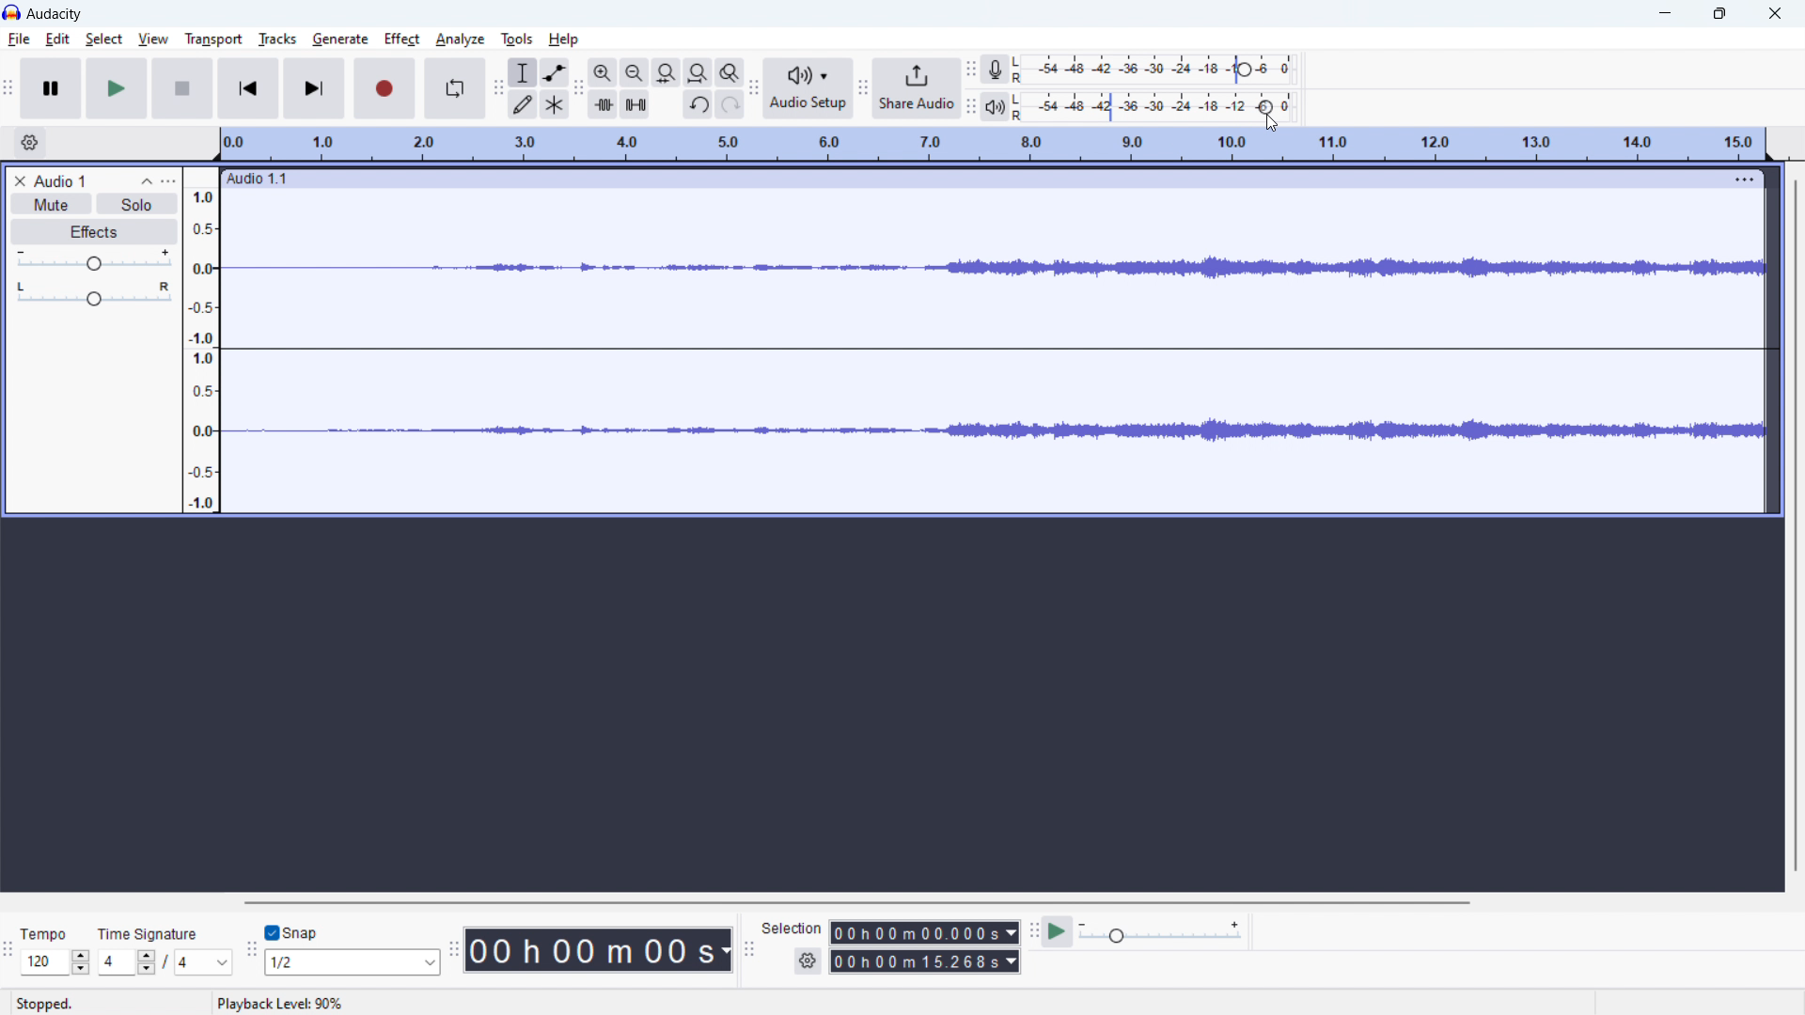  I want to click on share audio toolbar, so click(862, 85).